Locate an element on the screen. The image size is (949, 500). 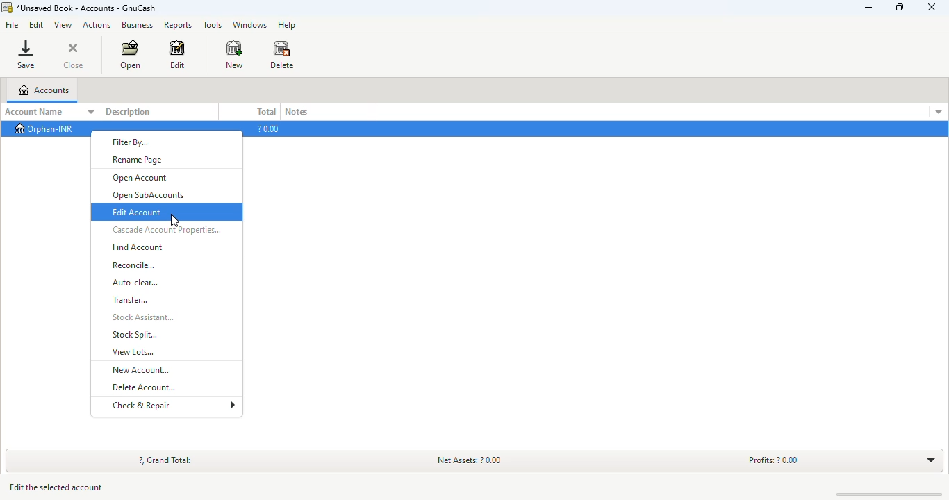
?, grand total:  is located at coordinates (165, 460).